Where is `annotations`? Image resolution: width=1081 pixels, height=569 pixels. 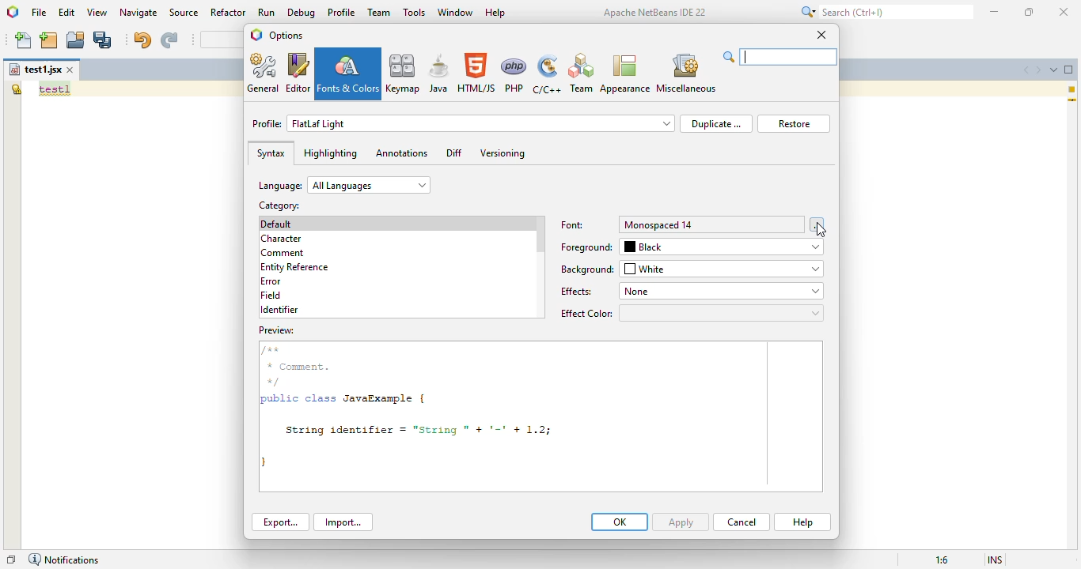
annotations is located at coordinates (401, 153).